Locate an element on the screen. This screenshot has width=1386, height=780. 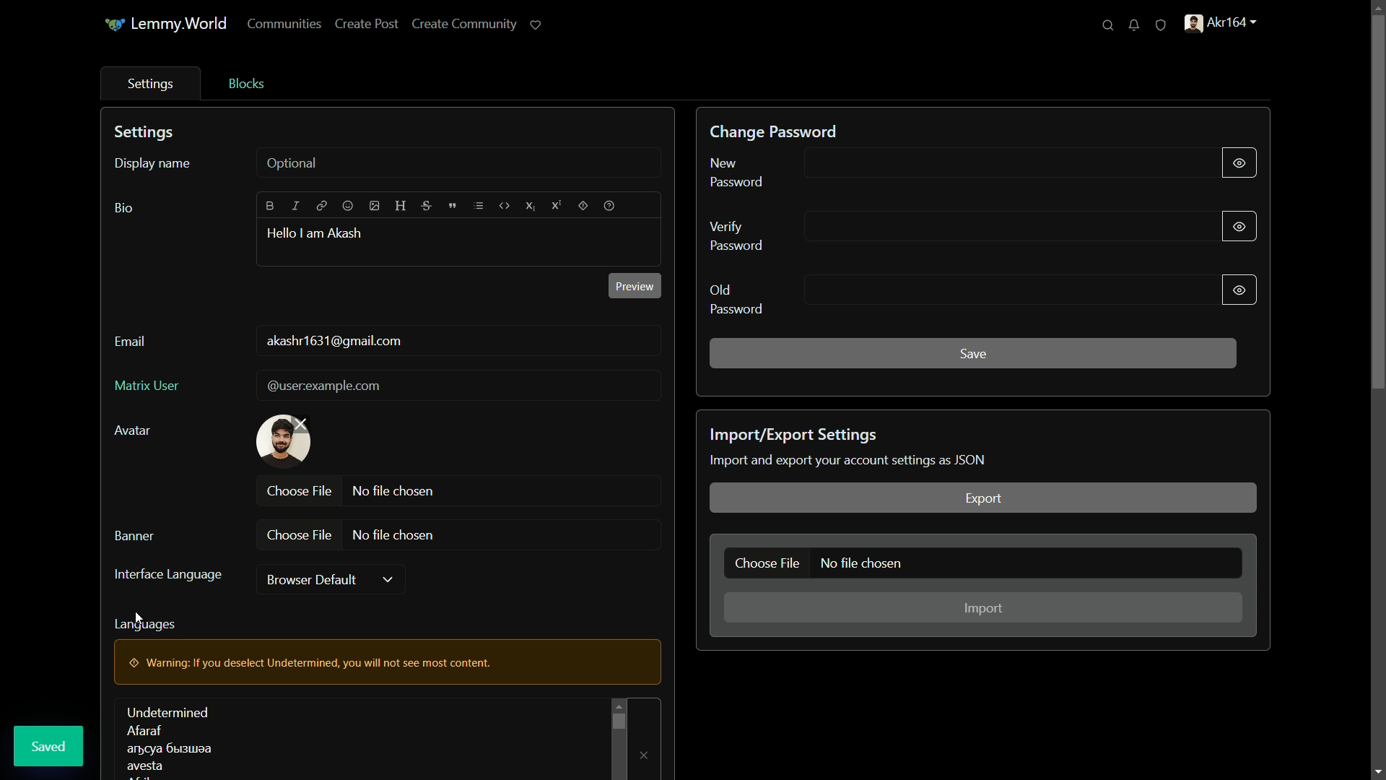
old password is located at coordinates (736, 300).